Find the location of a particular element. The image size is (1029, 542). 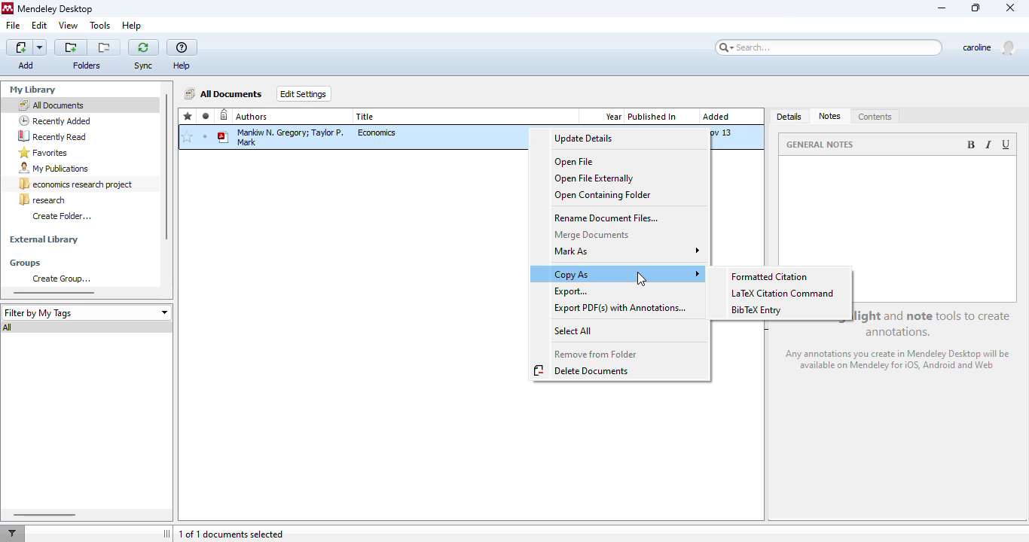

formatted citation is located at coordinates (769, 277).